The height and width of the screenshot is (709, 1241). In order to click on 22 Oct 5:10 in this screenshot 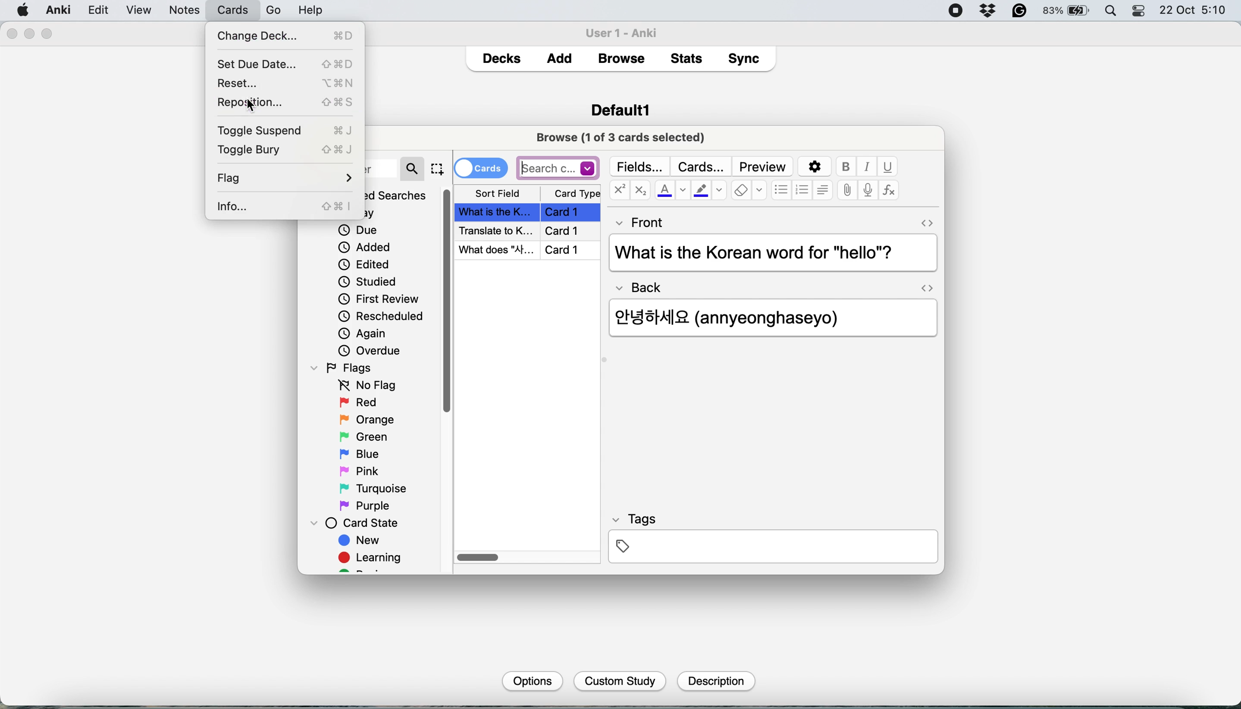, I will do `click(1194, 11)`.